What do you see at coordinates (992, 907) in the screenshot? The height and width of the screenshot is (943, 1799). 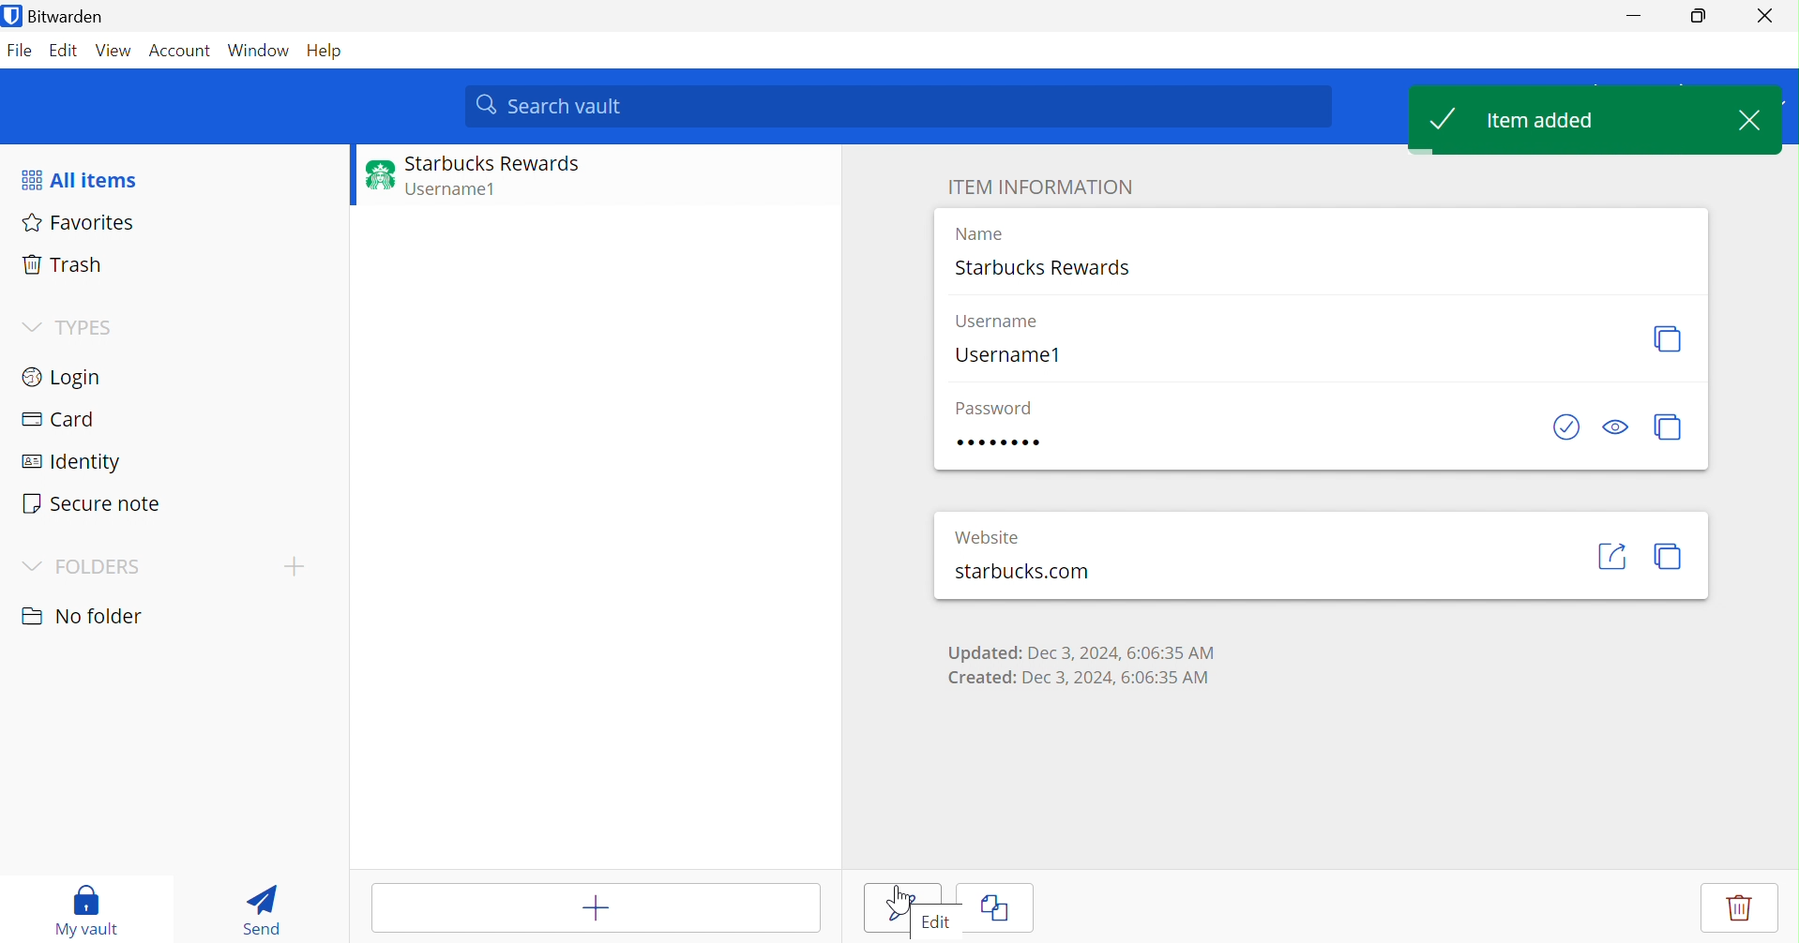 I see `Clone` at bounding box center [992, 907].